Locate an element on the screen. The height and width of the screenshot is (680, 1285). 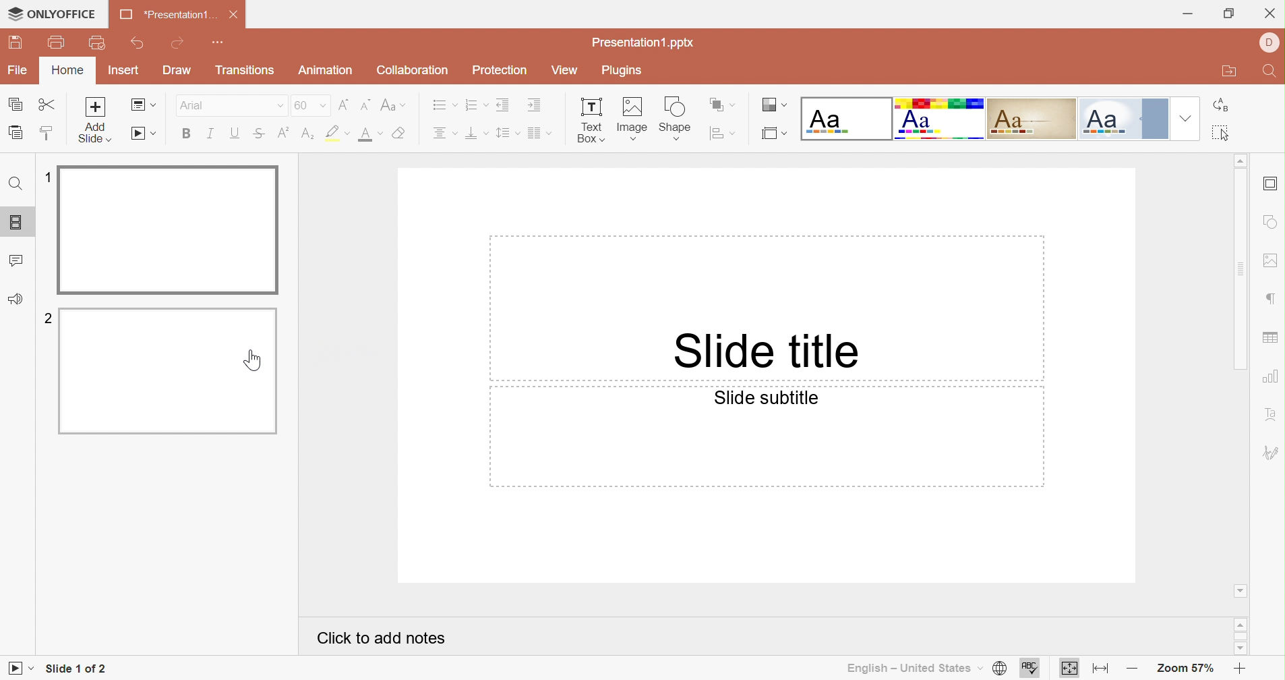
Basic is located at coordinates (939, 119).